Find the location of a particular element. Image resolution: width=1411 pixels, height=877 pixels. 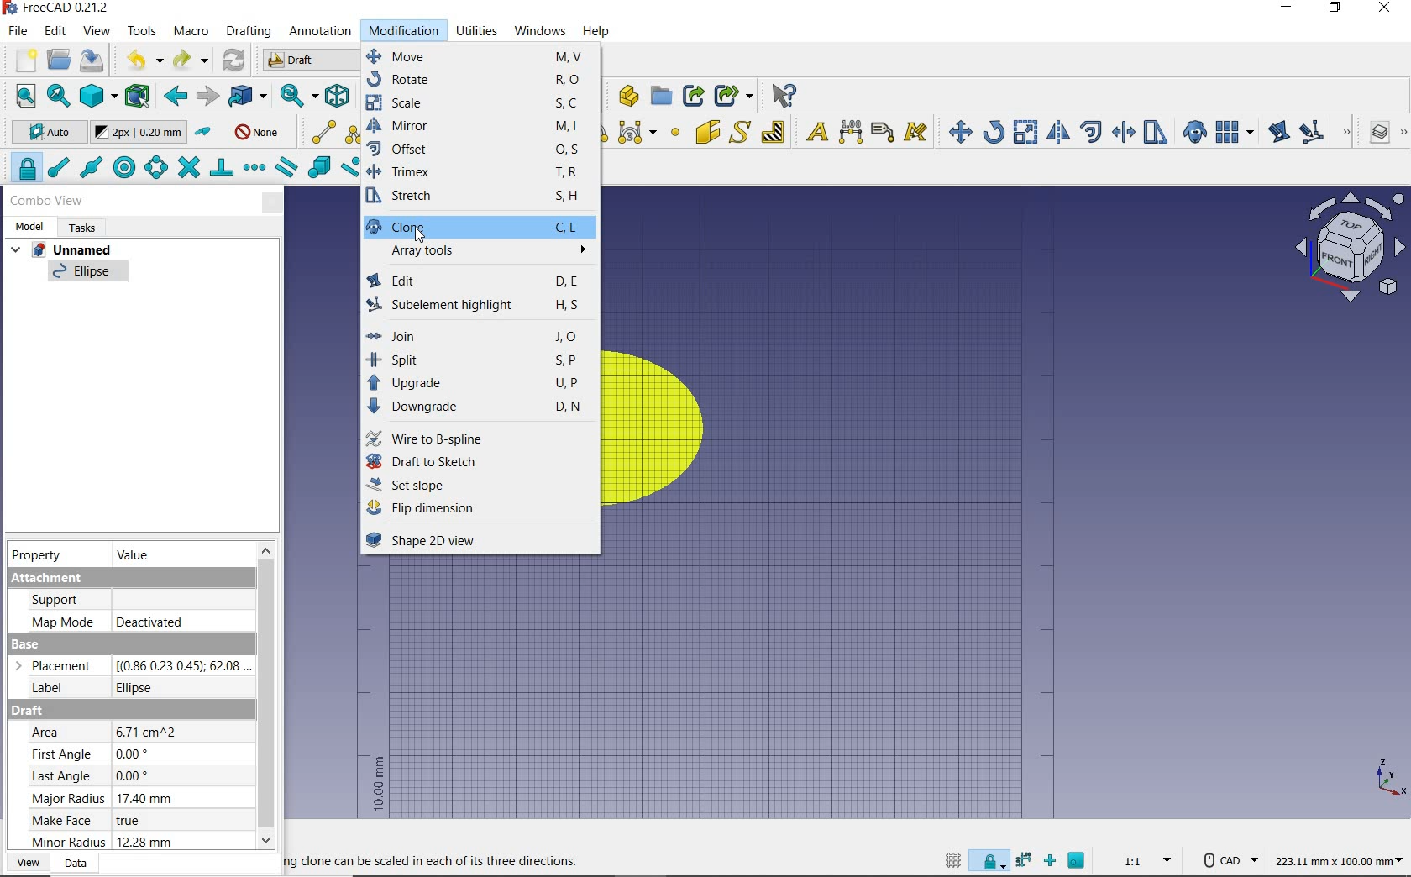

open is located at coordinates (58, 60).